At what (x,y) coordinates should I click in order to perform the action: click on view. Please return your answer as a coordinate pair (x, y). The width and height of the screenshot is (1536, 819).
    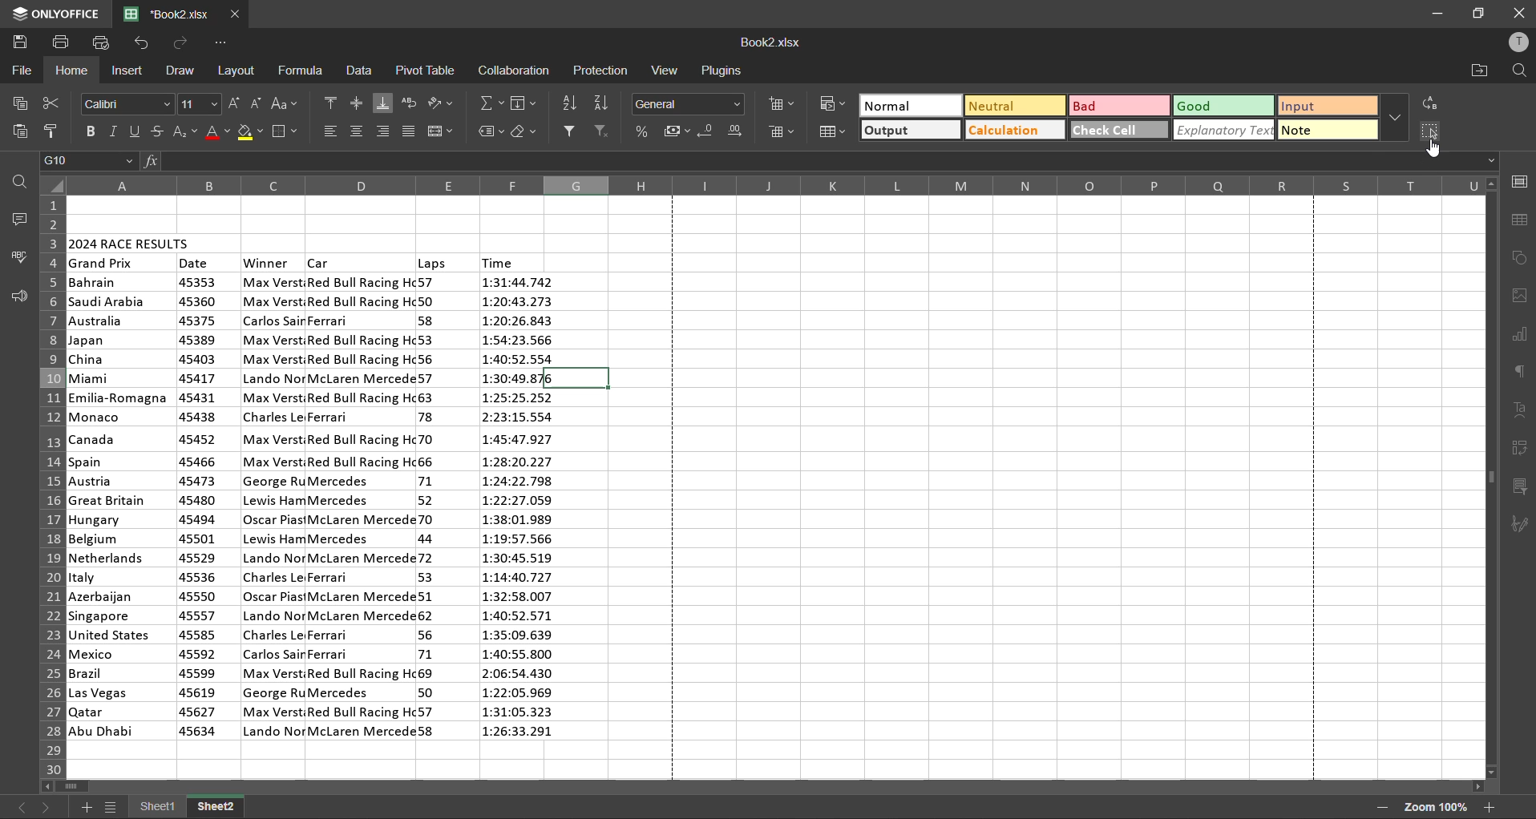
    Looking at the image, I should click on (669, 72).